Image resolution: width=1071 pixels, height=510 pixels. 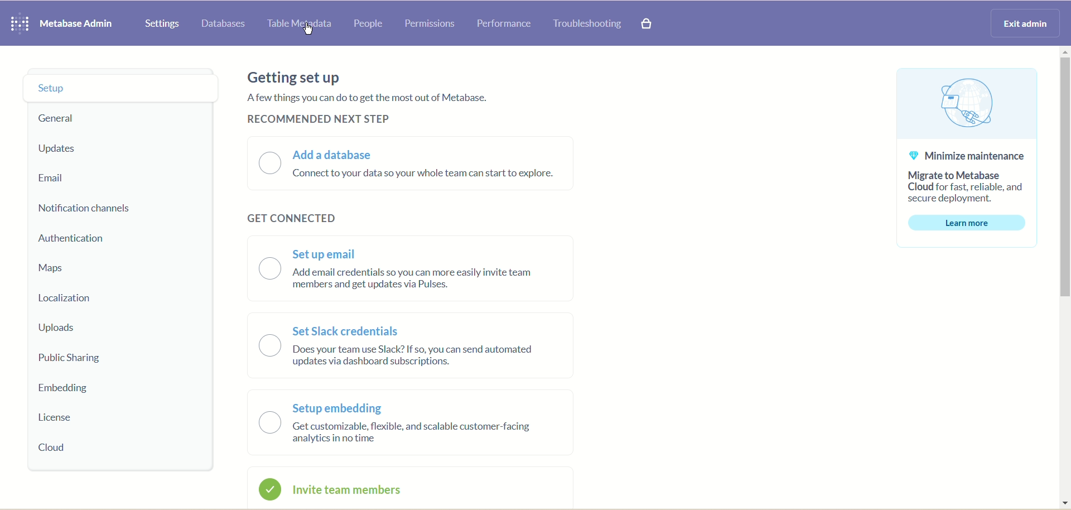 I want to click on Maps, so click(x=83, y=268).